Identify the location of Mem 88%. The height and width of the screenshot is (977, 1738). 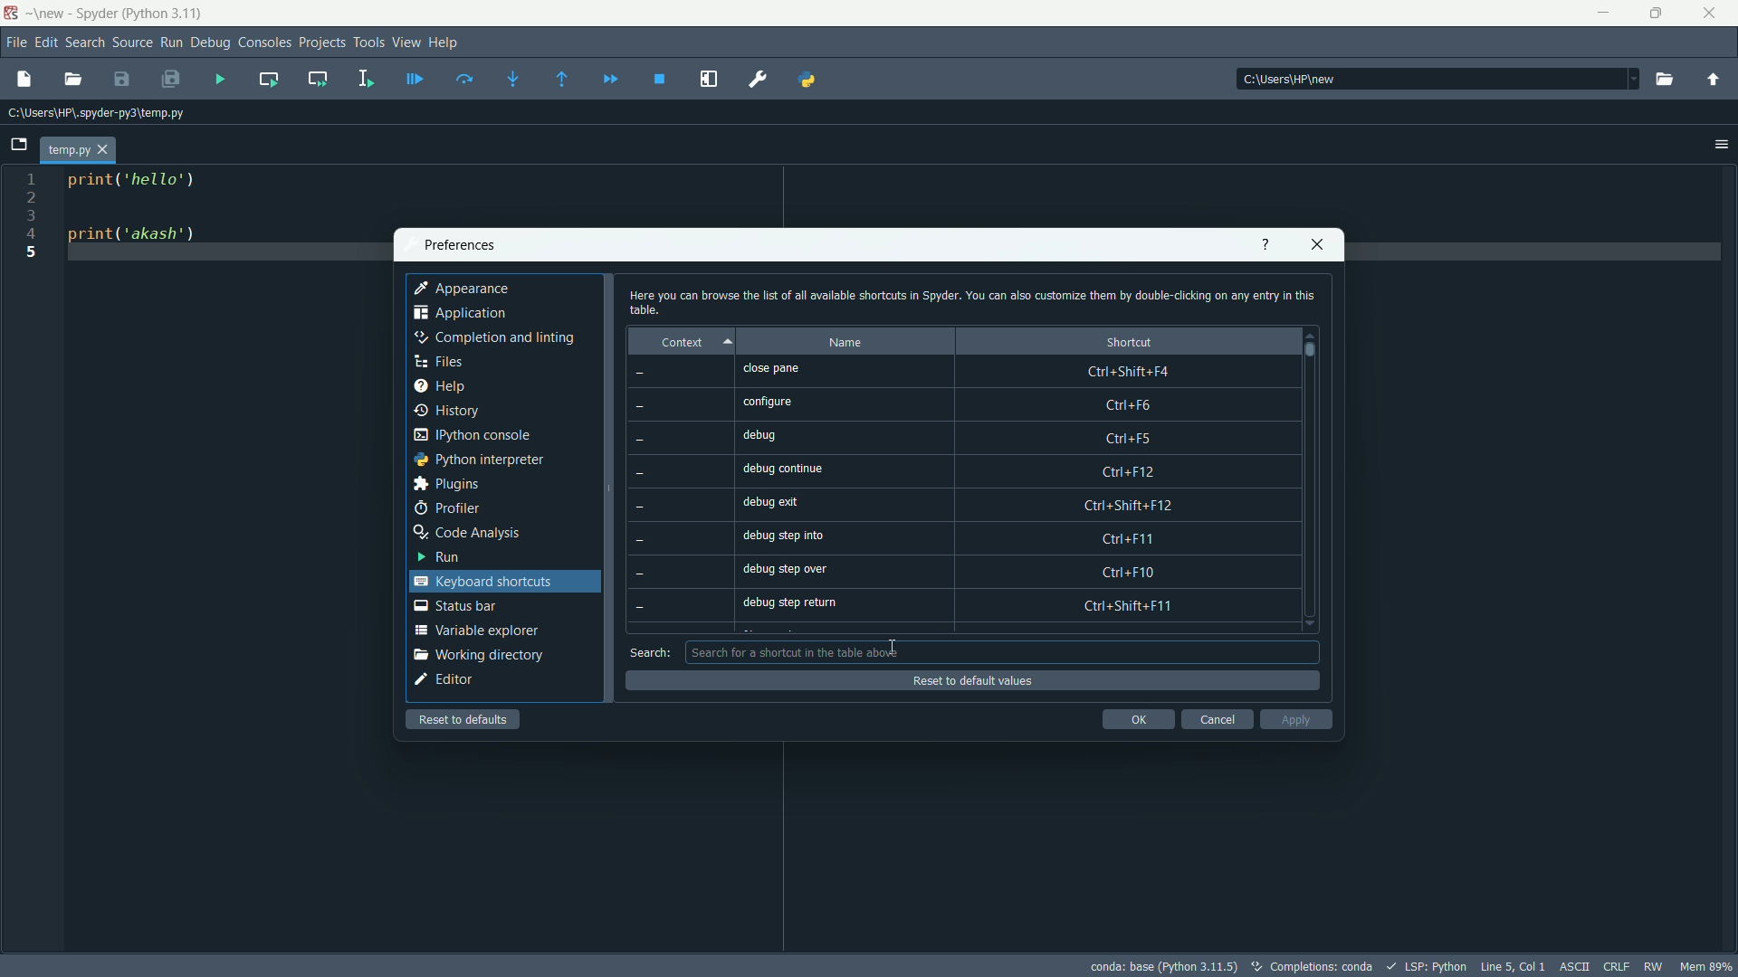
(1707, 966).